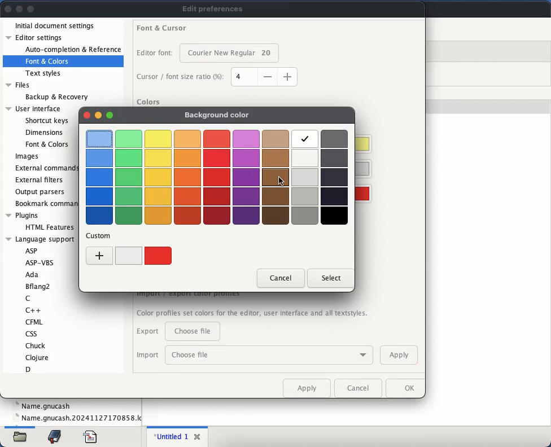  I want to click on apply, so click(399, 356).